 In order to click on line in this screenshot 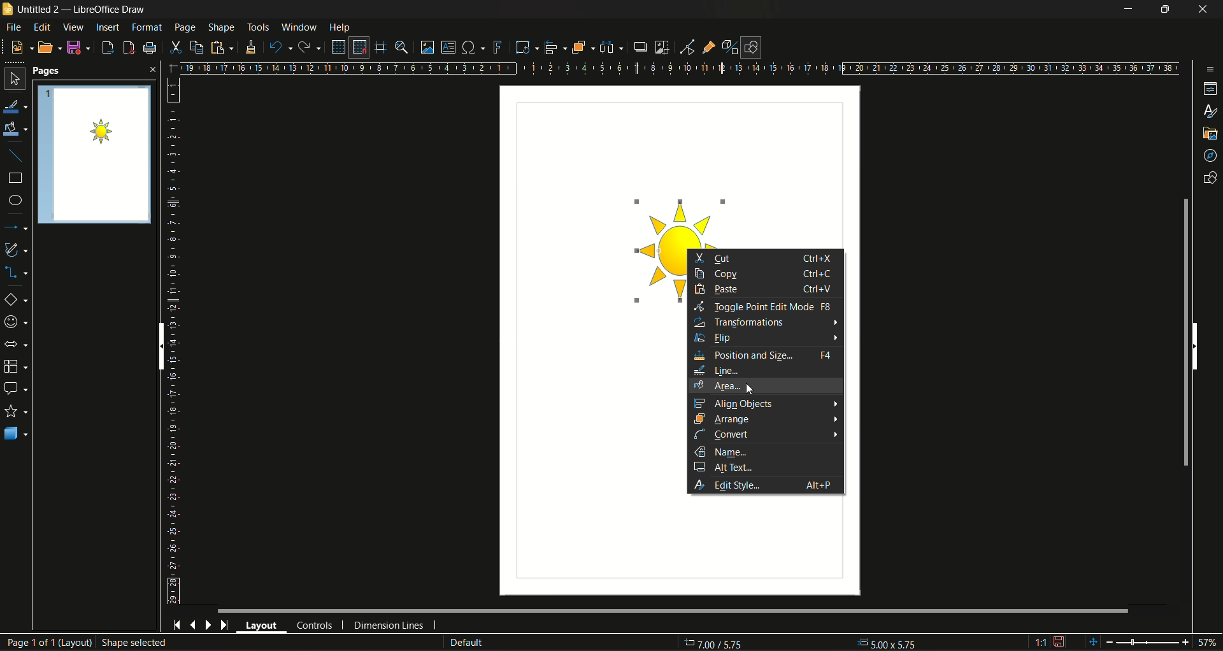, I will do `click(718, 371)`.